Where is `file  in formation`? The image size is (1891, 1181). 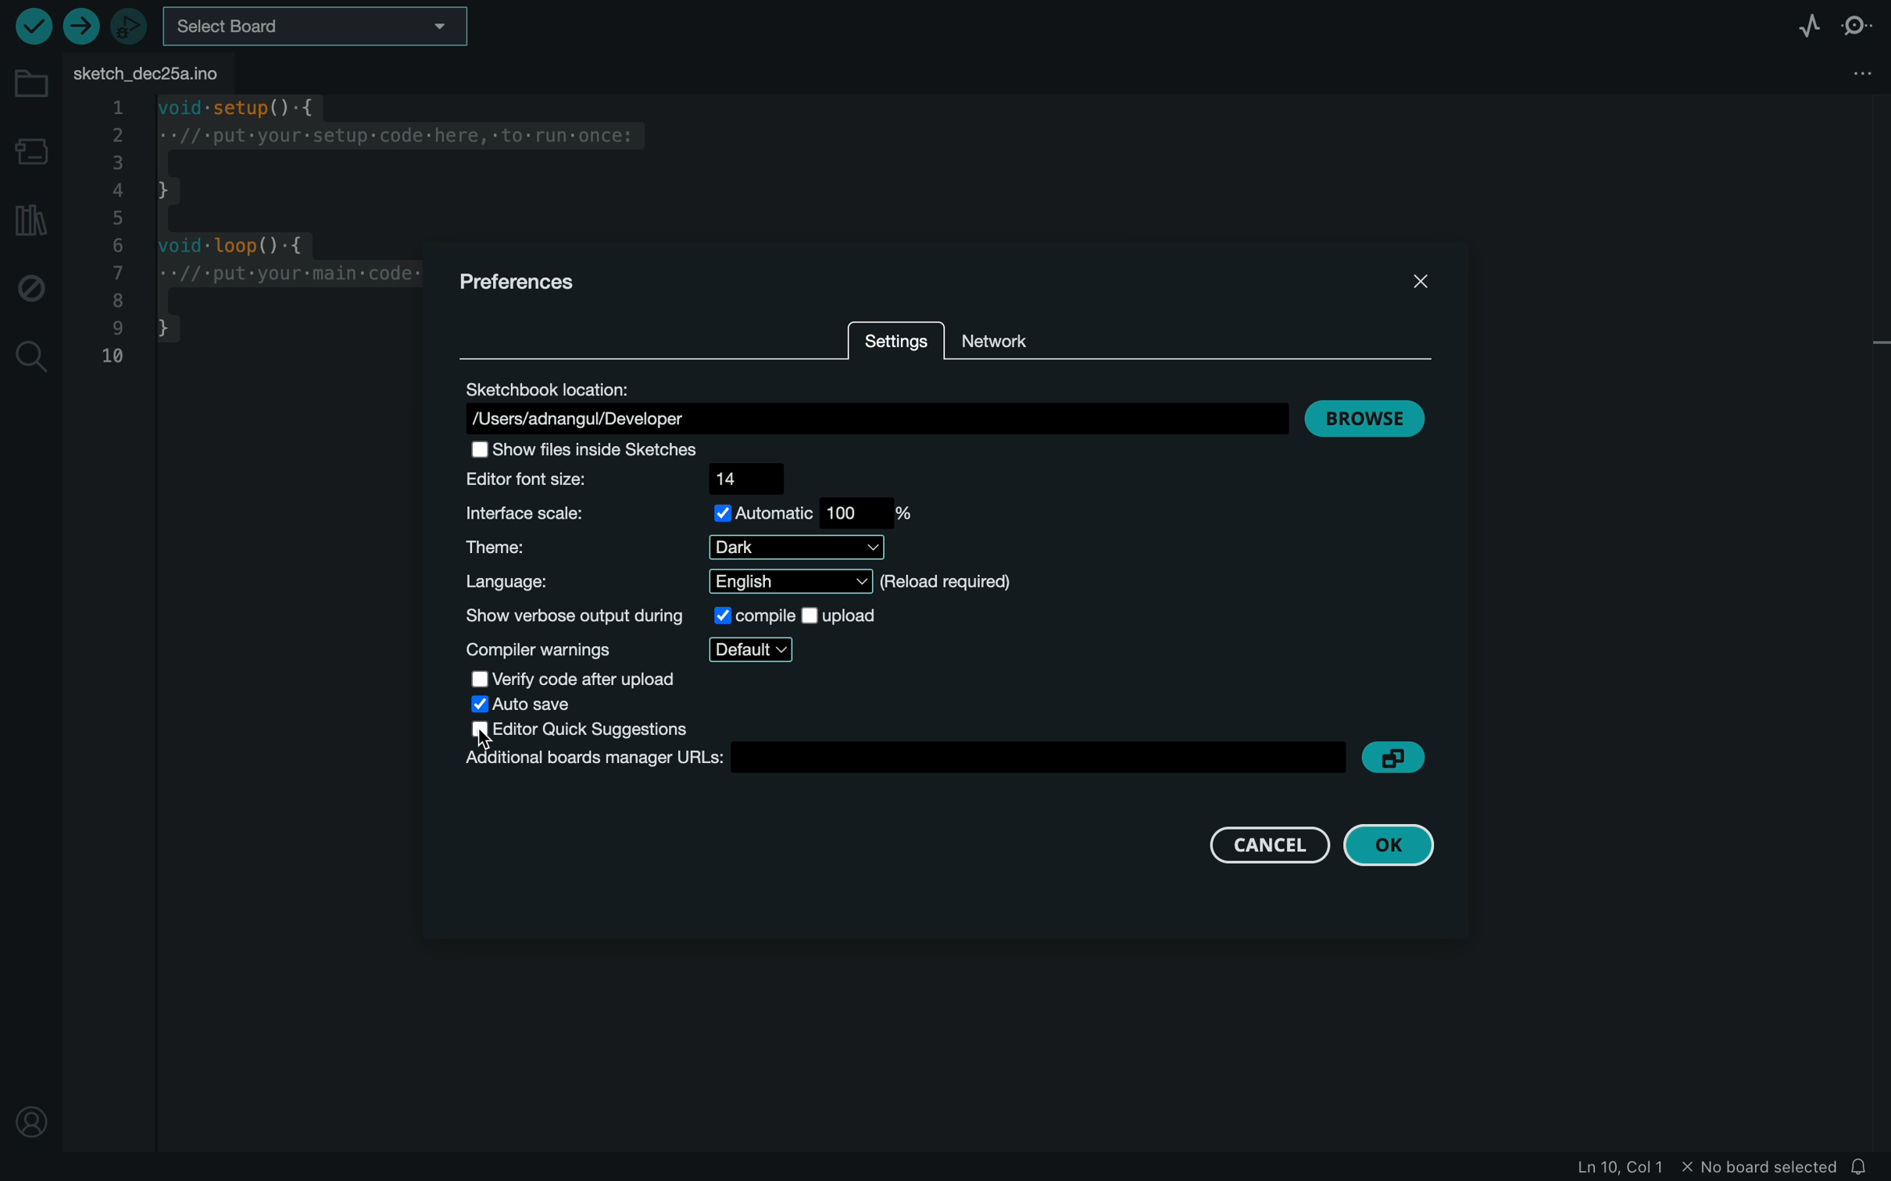
file  in formation is located at coordinates (1685, 1168).